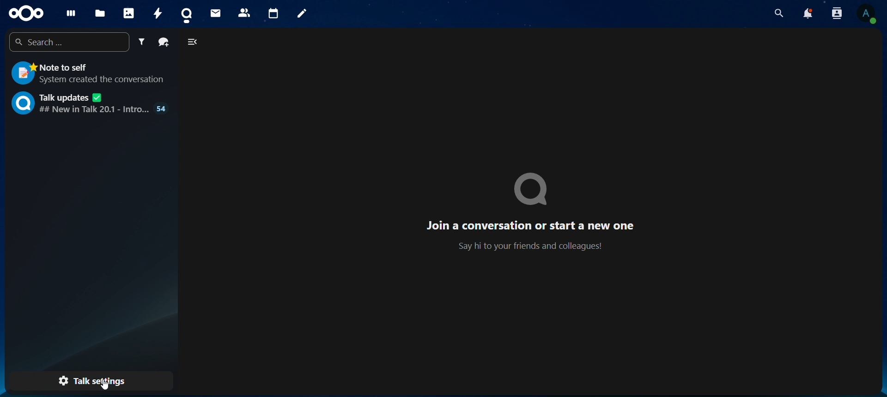  I want to click on cursor, so click(110, 385).